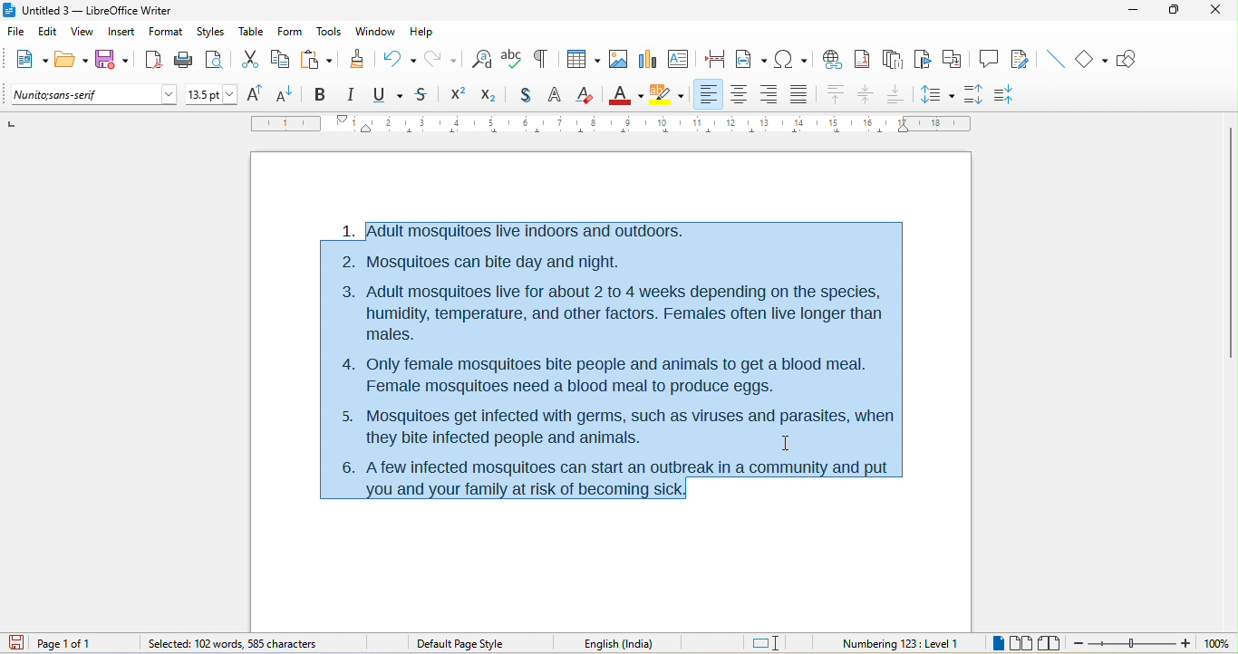 The height and width of the screenshot is (654, 1238). I want to click on underline, so click(389, 95).